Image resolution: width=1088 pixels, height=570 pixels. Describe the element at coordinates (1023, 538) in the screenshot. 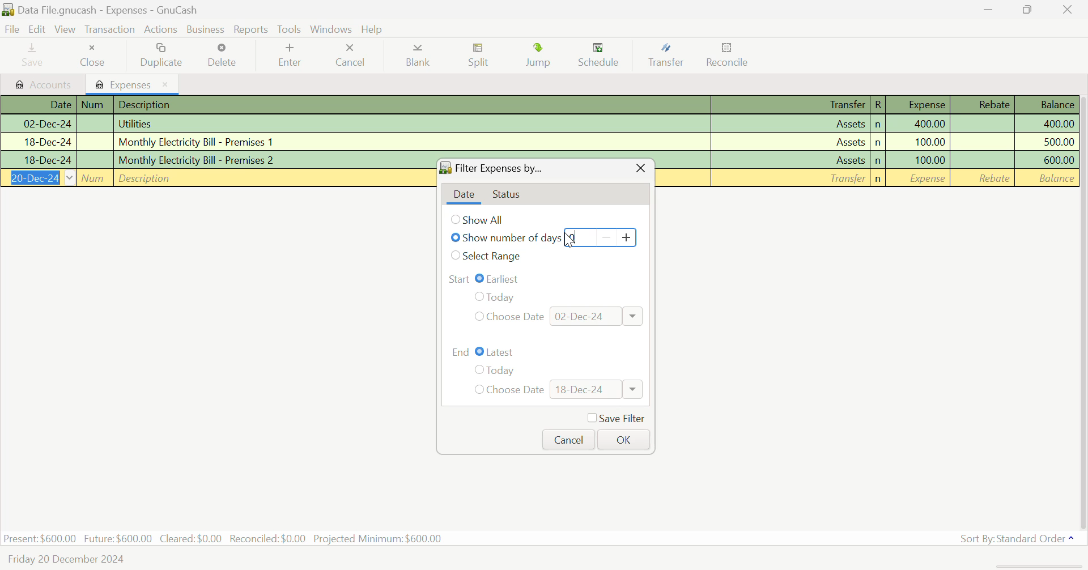

I see `Sort By: Standard Order` at that location.